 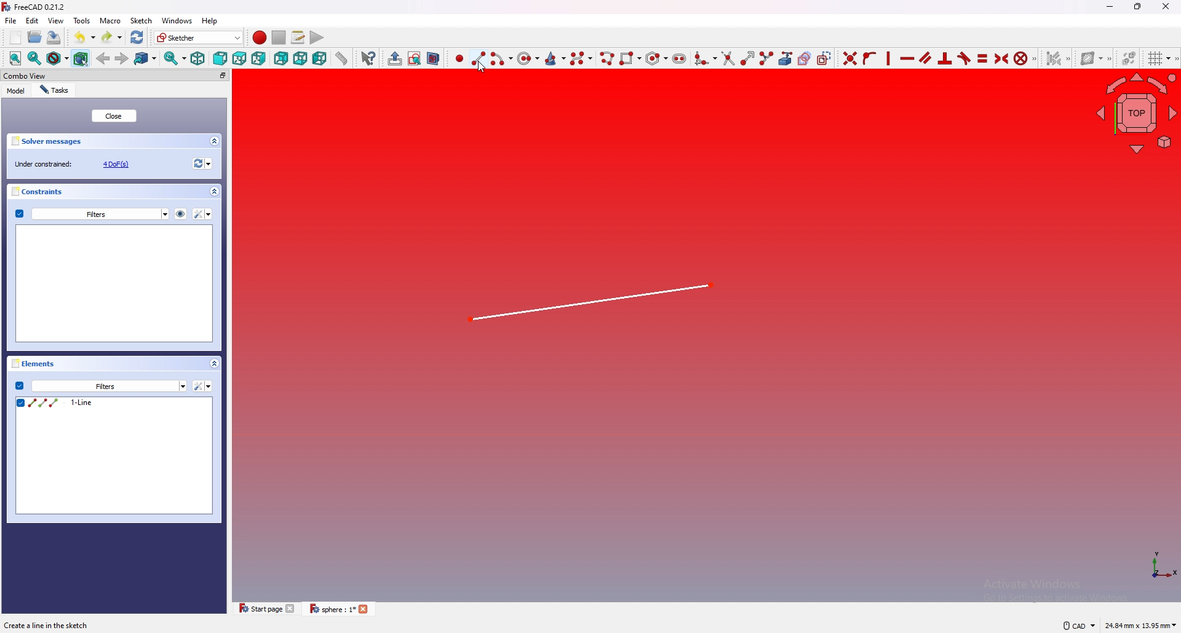 What do you see at coordinates (280, 58) in the screenshot?
I see `Rear` at bounding box center [280, 58].